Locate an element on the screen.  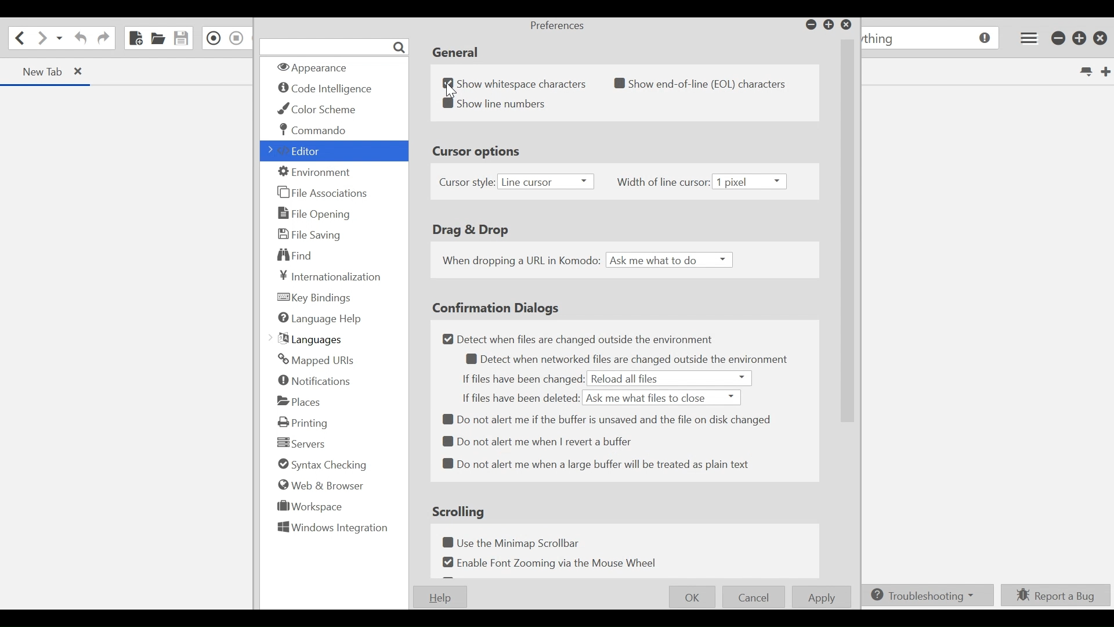
Show line numbers is located at coordinates (496, 103).